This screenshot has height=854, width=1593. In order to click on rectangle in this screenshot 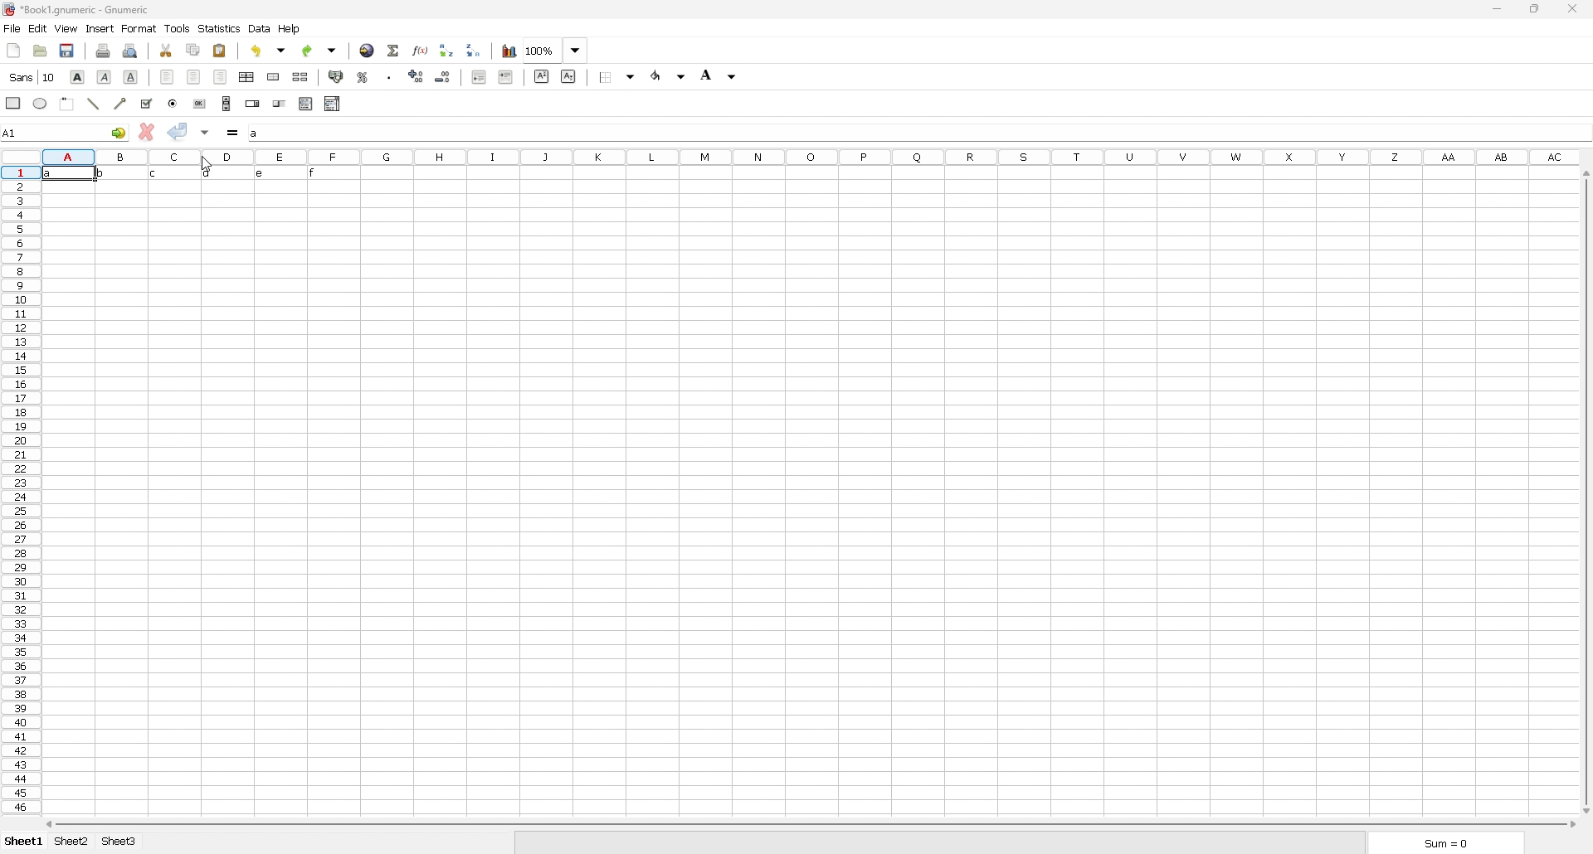, I will do `click(13, 102)`.